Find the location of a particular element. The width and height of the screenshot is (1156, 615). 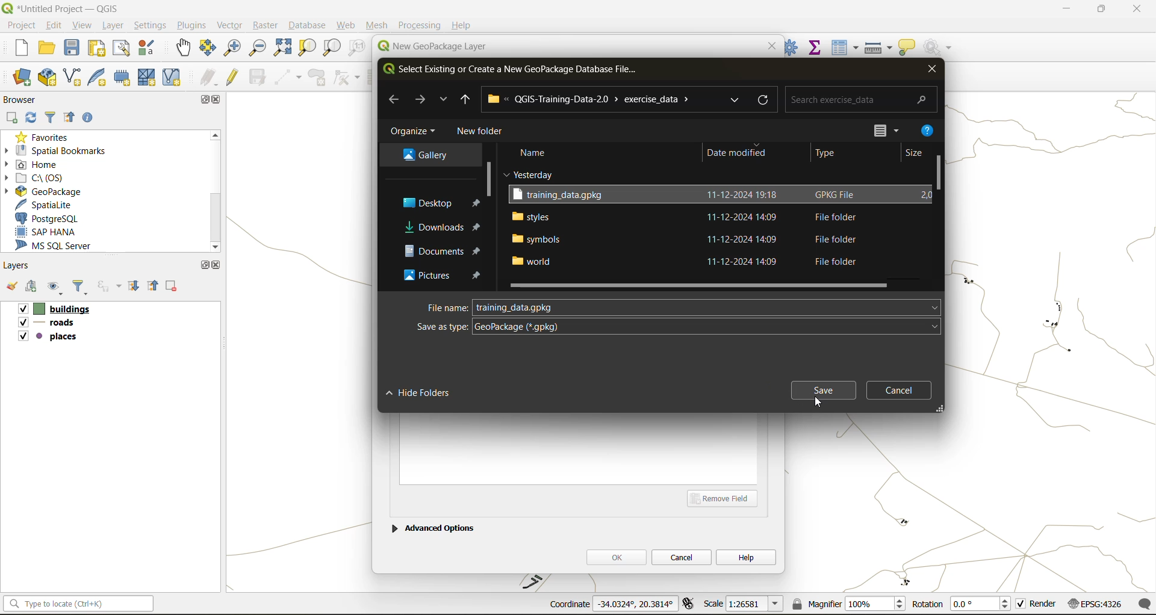

collapse all is located at coordinates (155, 285).